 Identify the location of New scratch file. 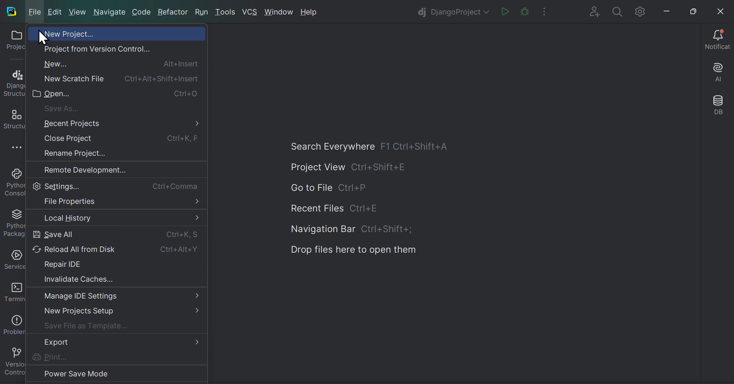
(118, 79).